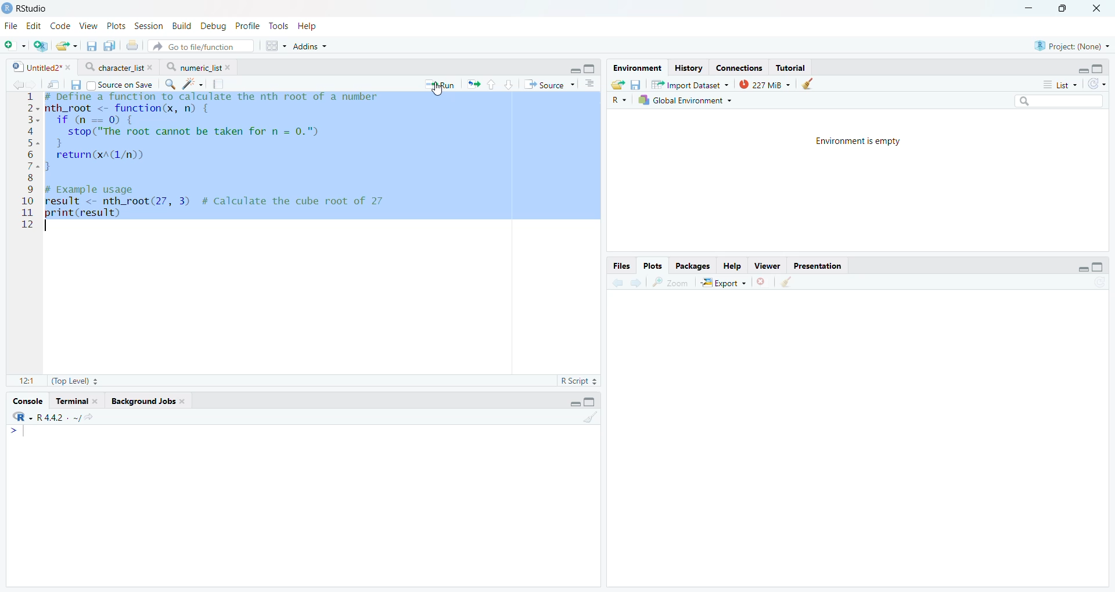 This screenshot has height=592, width=1115. I want to click on Files, so click(621, 265).